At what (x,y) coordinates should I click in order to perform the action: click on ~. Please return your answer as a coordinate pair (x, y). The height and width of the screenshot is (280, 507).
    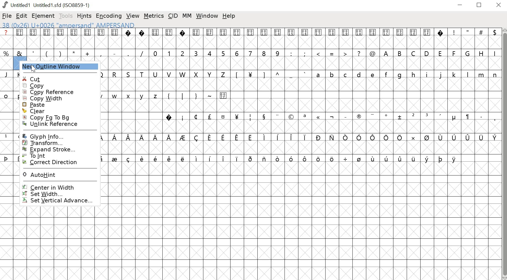
    Looking at the image, I should click on (211, 95).